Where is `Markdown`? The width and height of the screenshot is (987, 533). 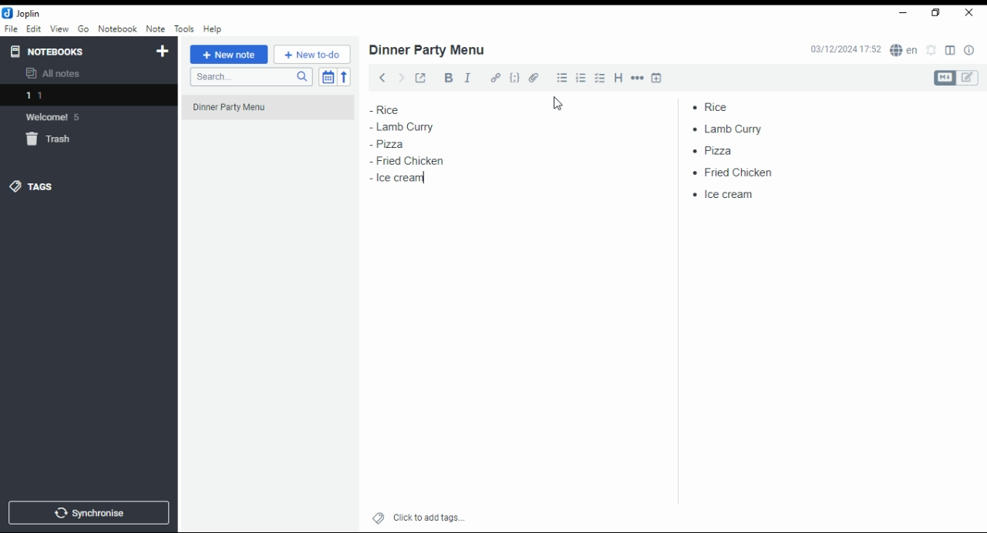
Markdown is located at coordinates (944, 78).